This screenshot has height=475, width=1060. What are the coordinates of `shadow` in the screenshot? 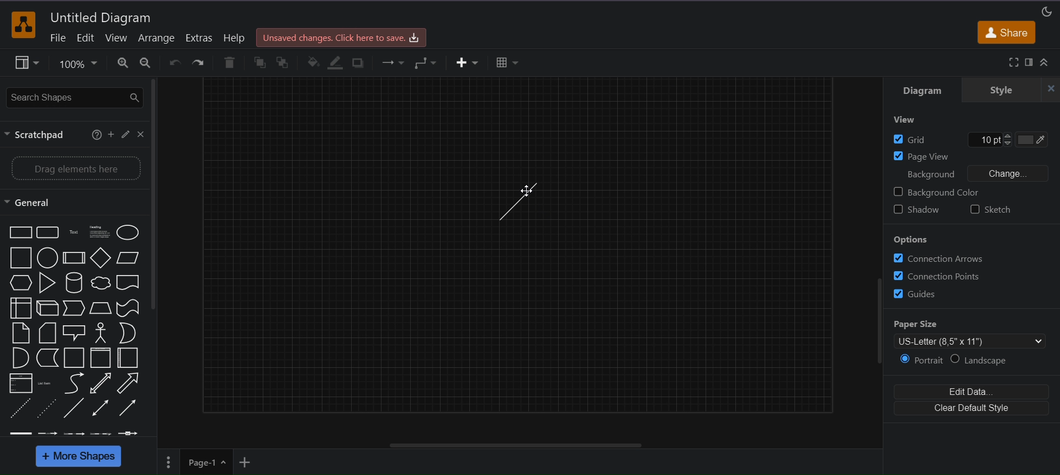 It's located at (918, 208).